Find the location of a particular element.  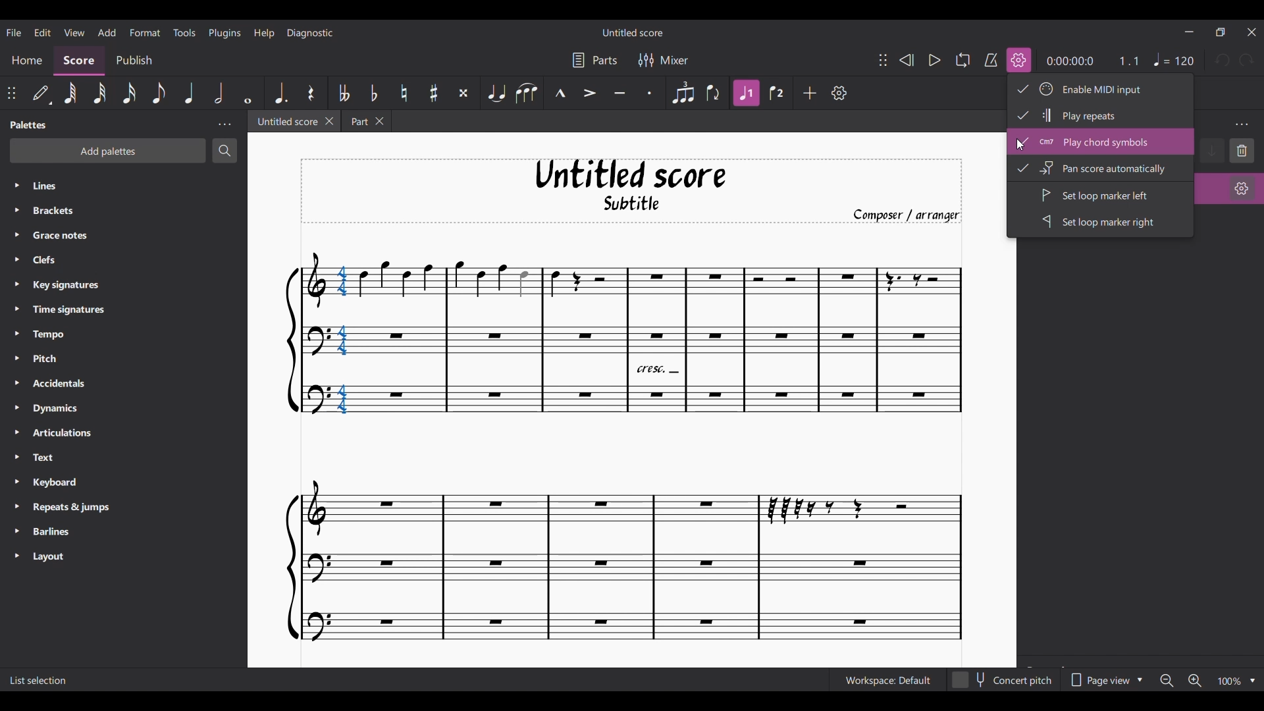

Palette panel settings is located at coordinates (224, 125).